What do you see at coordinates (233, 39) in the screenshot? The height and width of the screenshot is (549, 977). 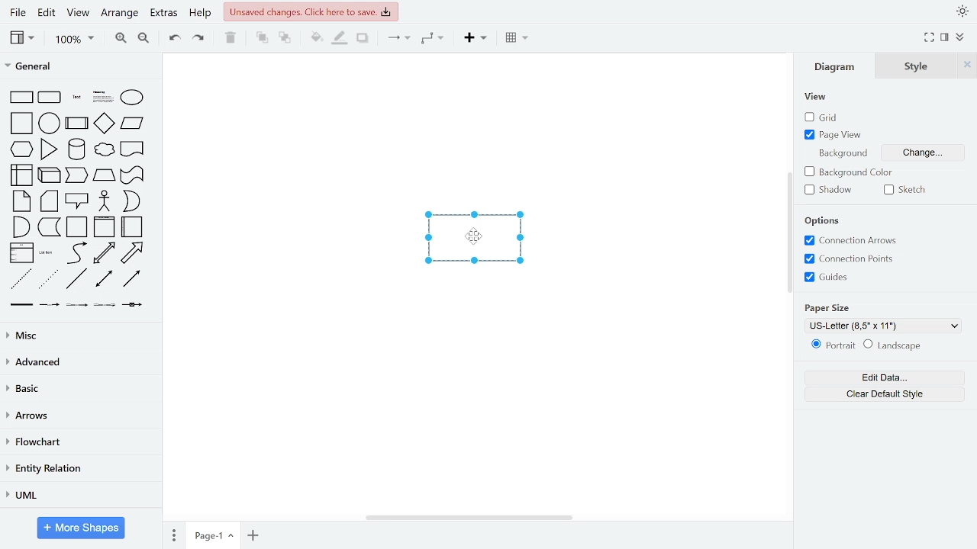 I see `delete` at bounding box center [233, 39].